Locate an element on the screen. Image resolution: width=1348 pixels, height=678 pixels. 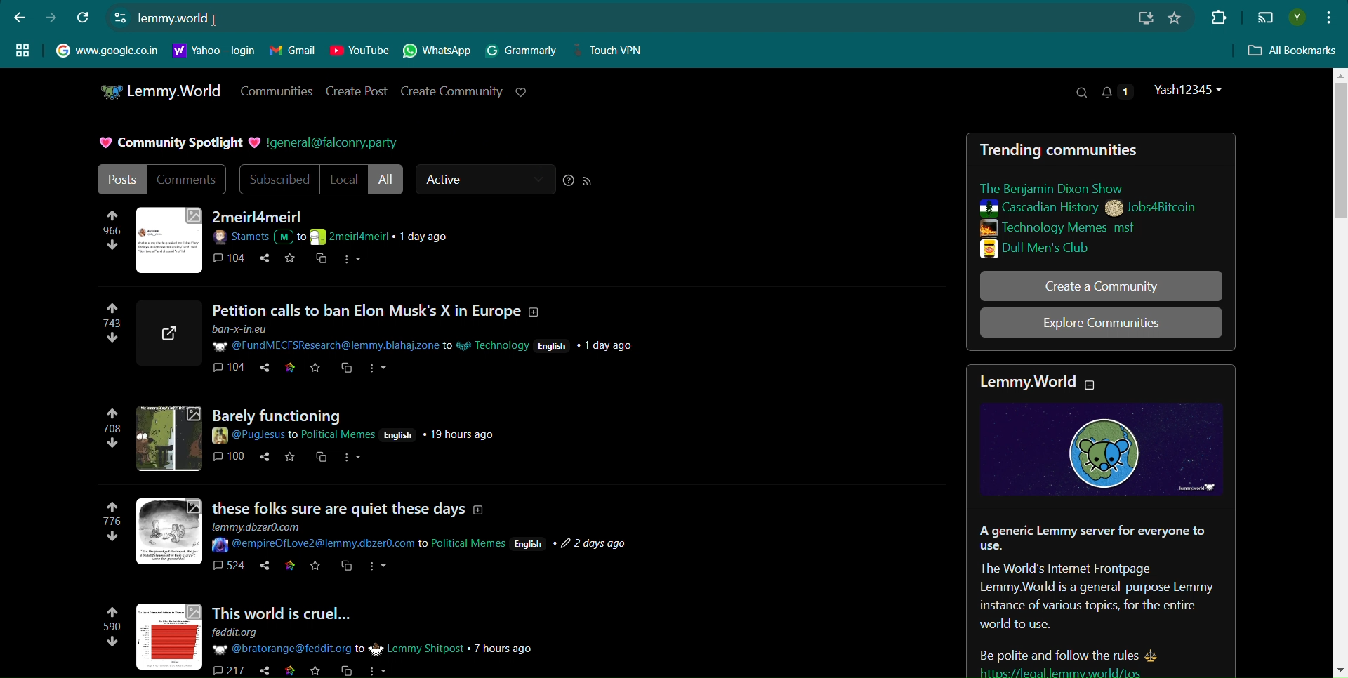
Active is located at coordinates (484, 180).